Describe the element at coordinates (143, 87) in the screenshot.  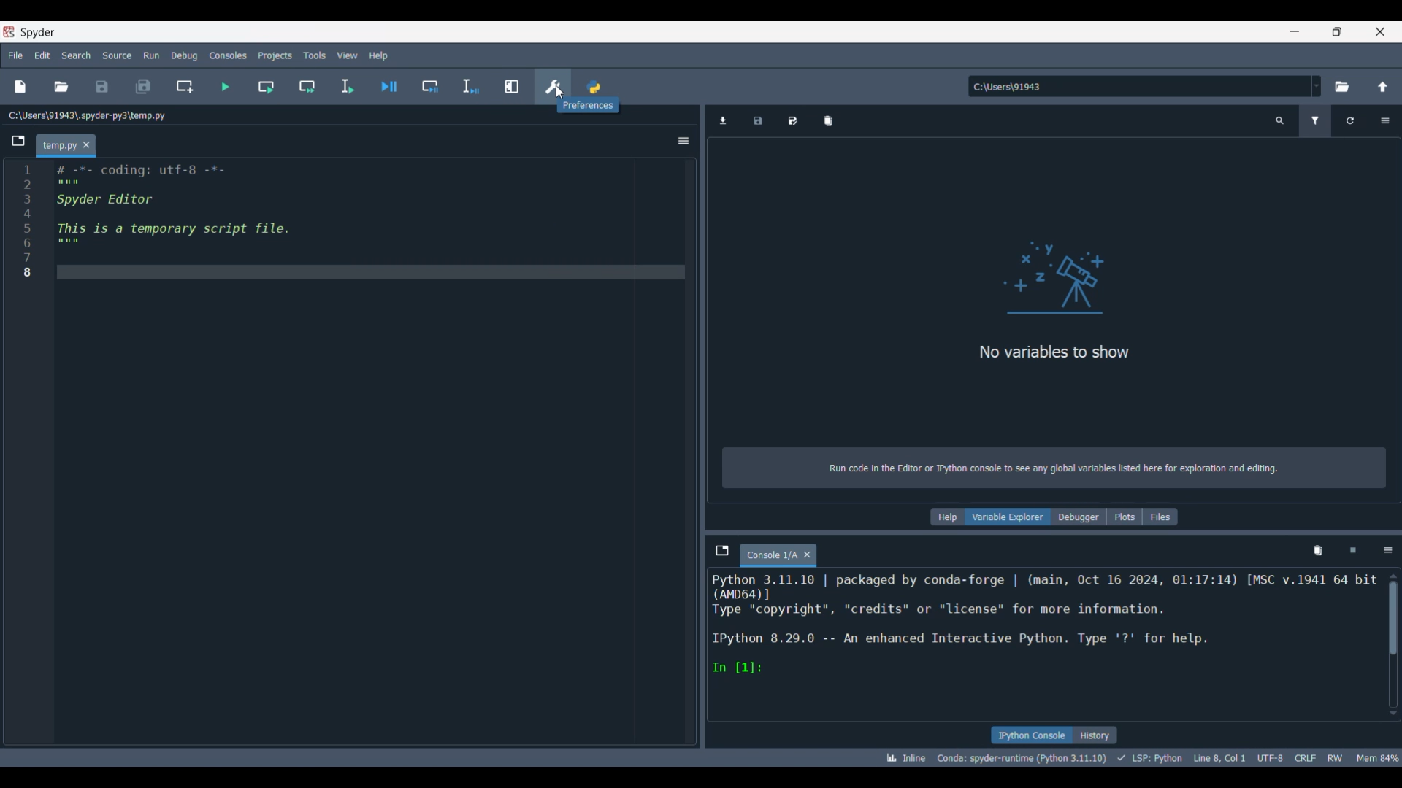
I see `Save all files` at that location.